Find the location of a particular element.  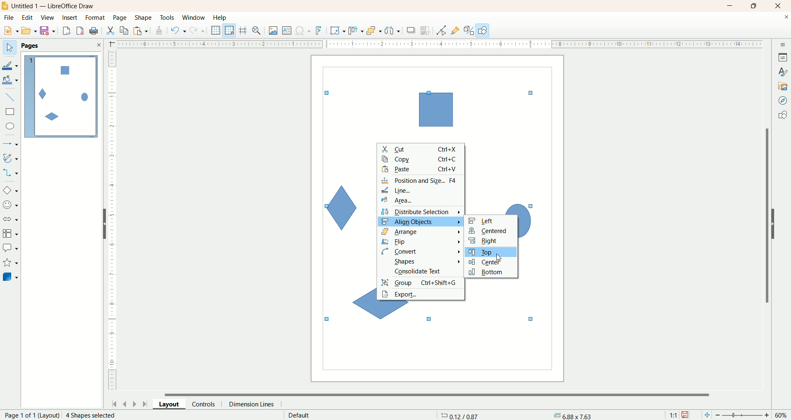

3dD object is located at coordinates (10, 277).